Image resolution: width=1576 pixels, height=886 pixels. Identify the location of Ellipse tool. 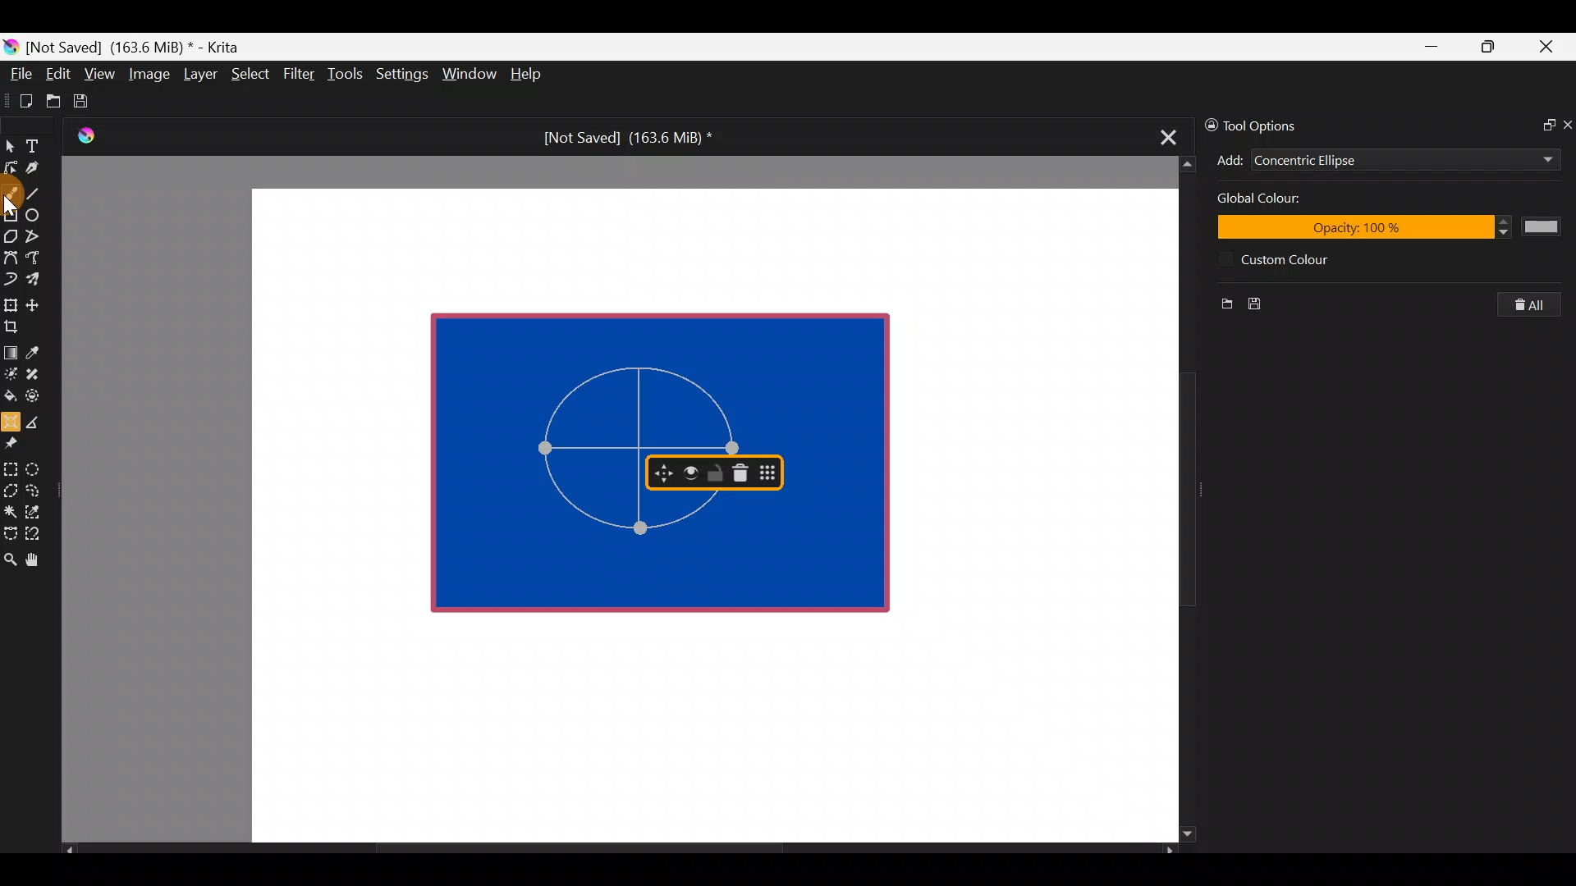
(40, 213).